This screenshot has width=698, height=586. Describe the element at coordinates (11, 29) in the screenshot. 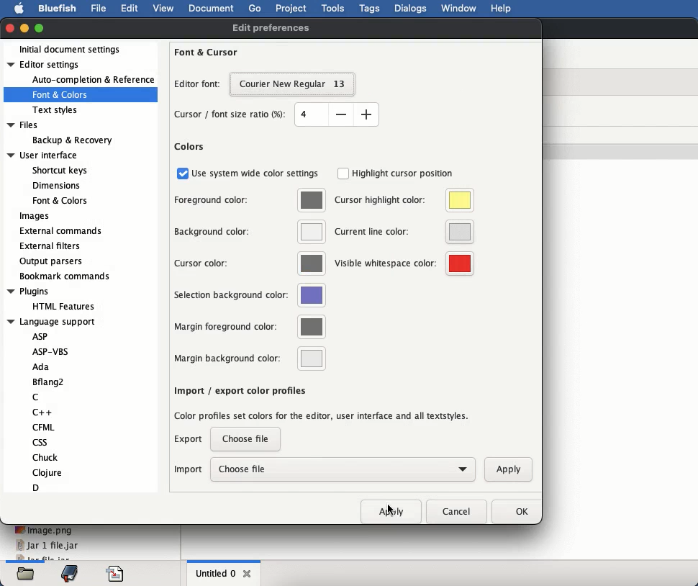

I see `close` at that location.